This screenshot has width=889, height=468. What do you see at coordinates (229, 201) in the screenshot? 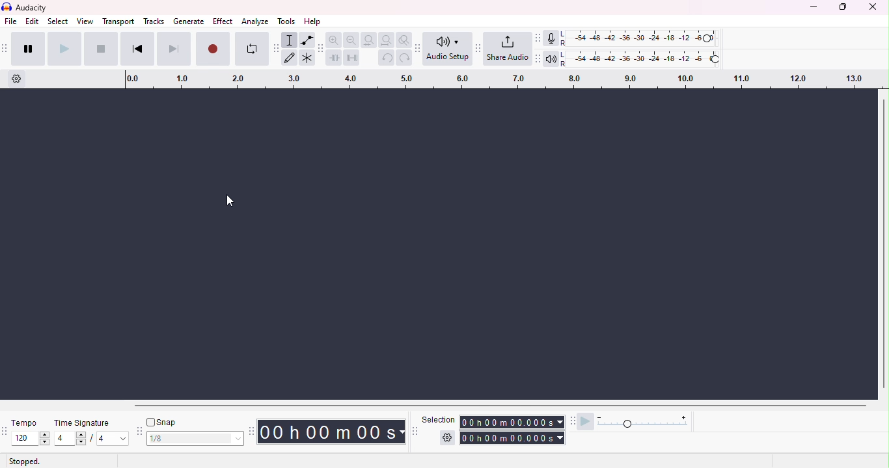
I see `cursor` at bounding box center [229, 201].